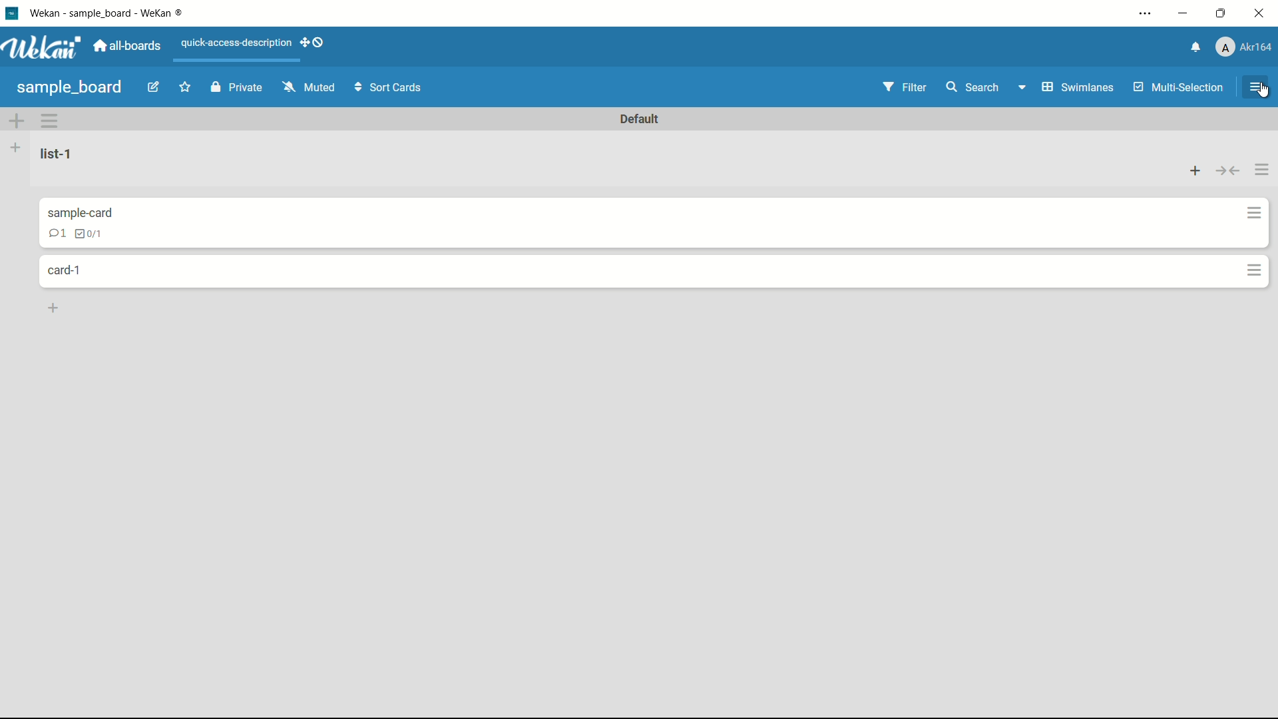 Image resolution: width=1278 pixels, height=719 pixels. What do you see at coordinates (61, 154) in the screenshot?
I see `list name` at bounding box center [61, 154].